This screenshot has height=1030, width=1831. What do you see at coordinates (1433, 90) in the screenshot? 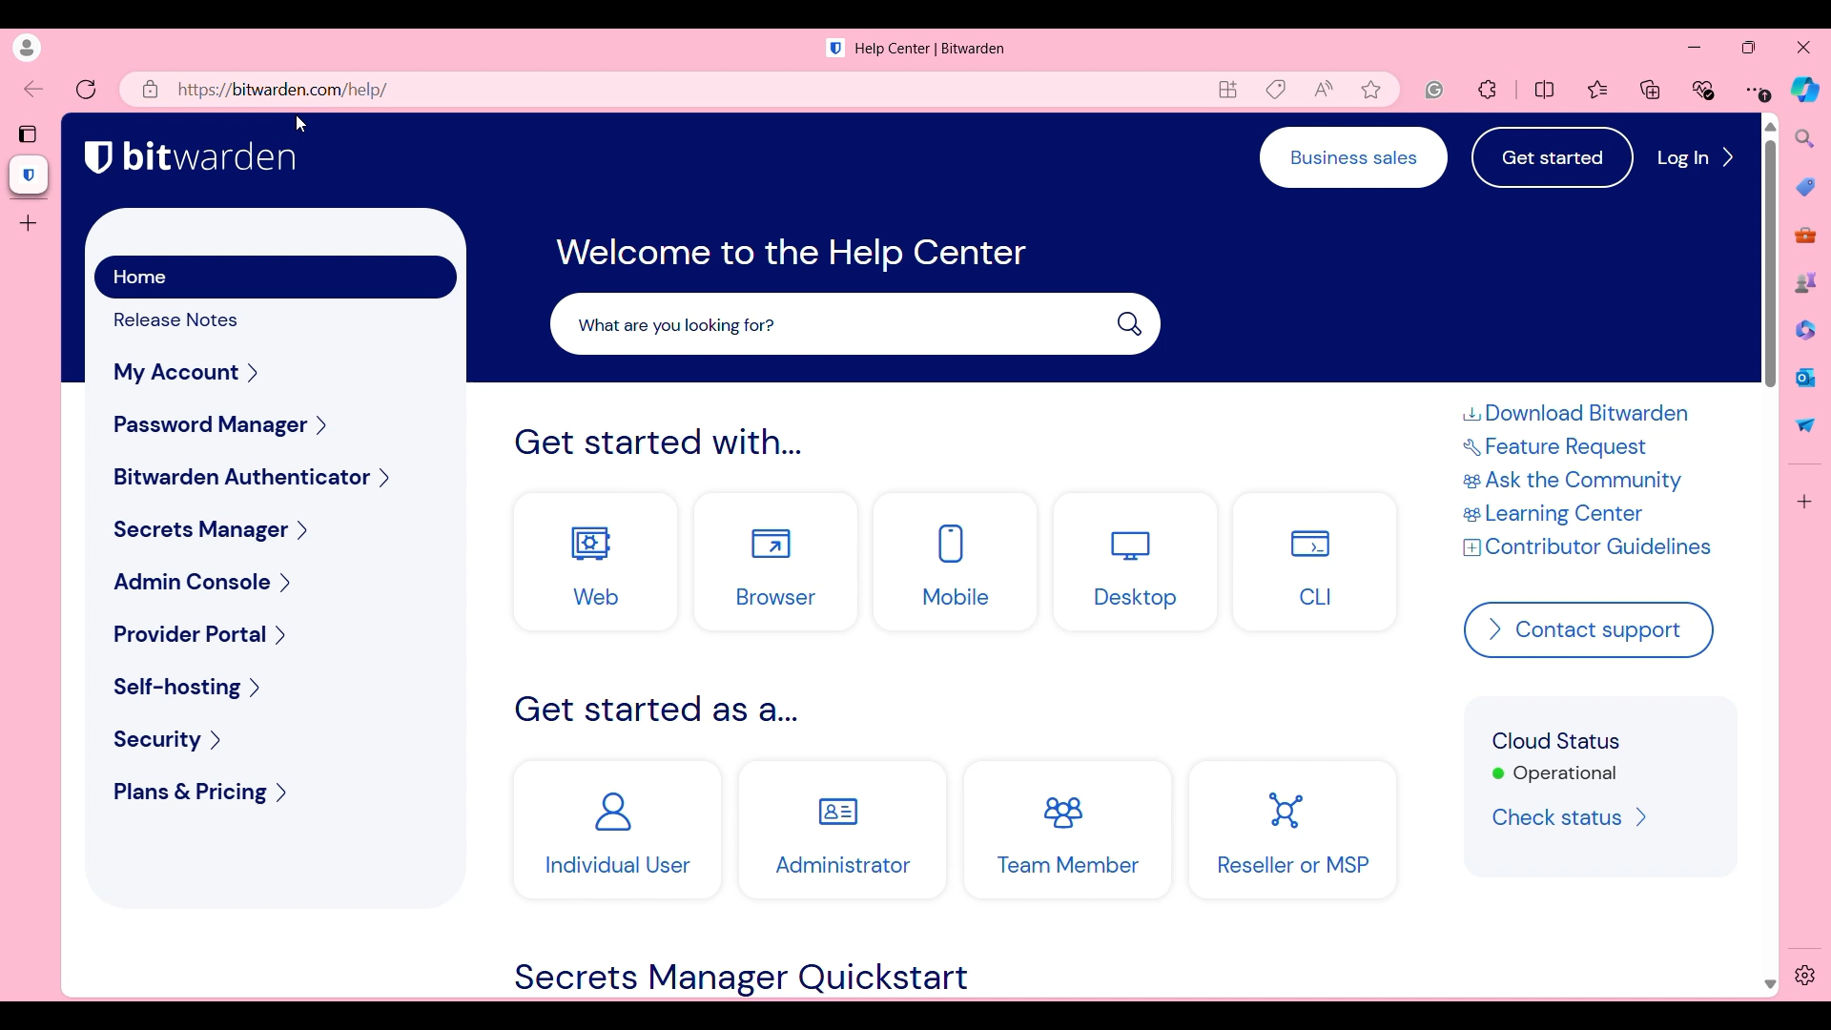
I see `Grammarly extension` at bounding box center [1433, 90].